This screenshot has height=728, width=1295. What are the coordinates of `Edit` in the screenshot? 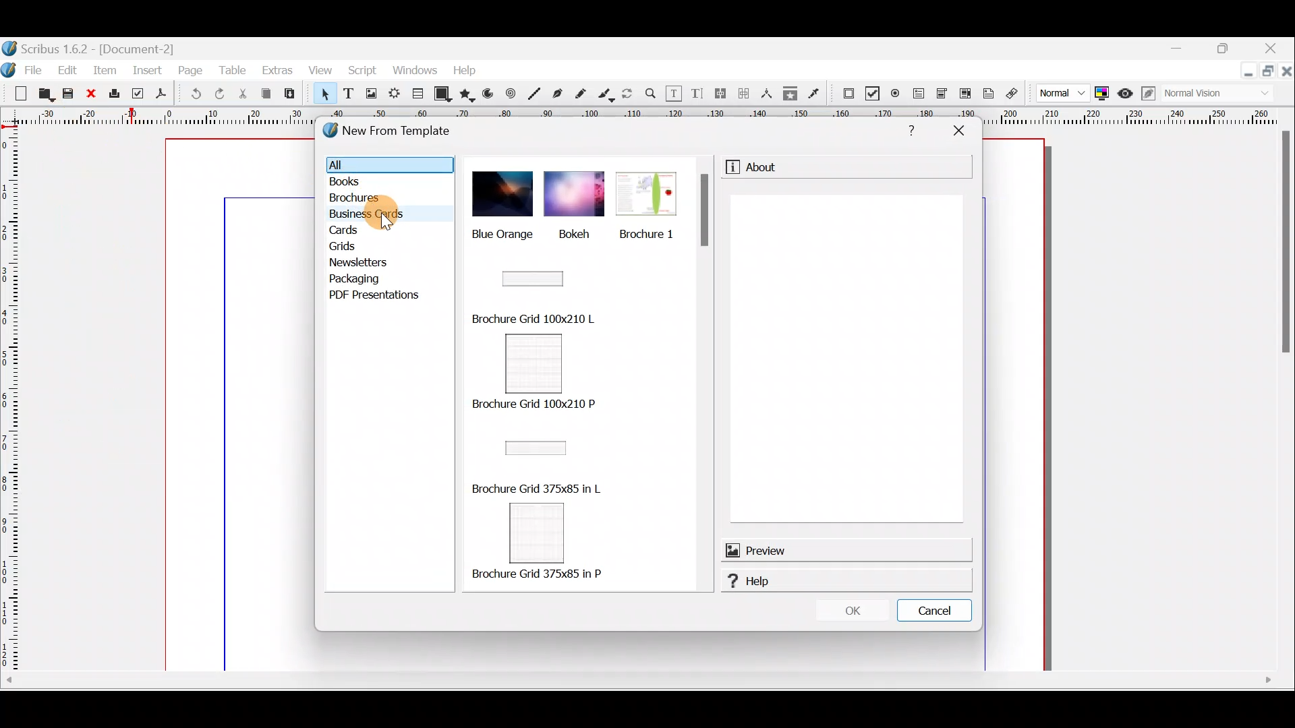 It's located at (67, 71).